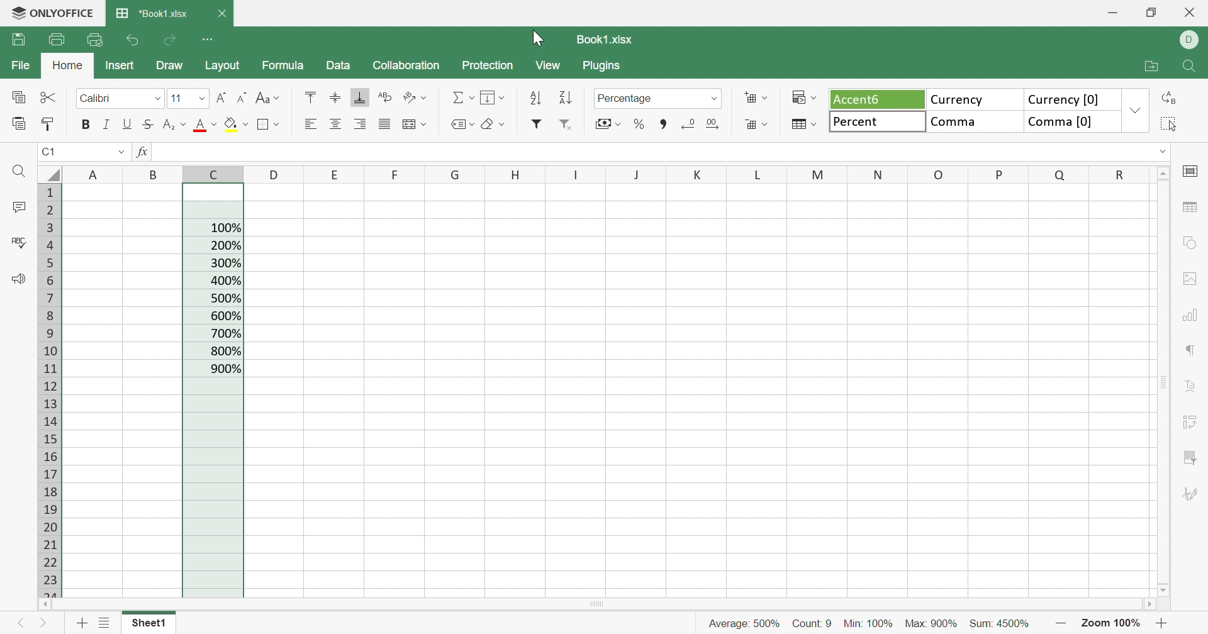  I want to click on Copy, so click(18, 97).